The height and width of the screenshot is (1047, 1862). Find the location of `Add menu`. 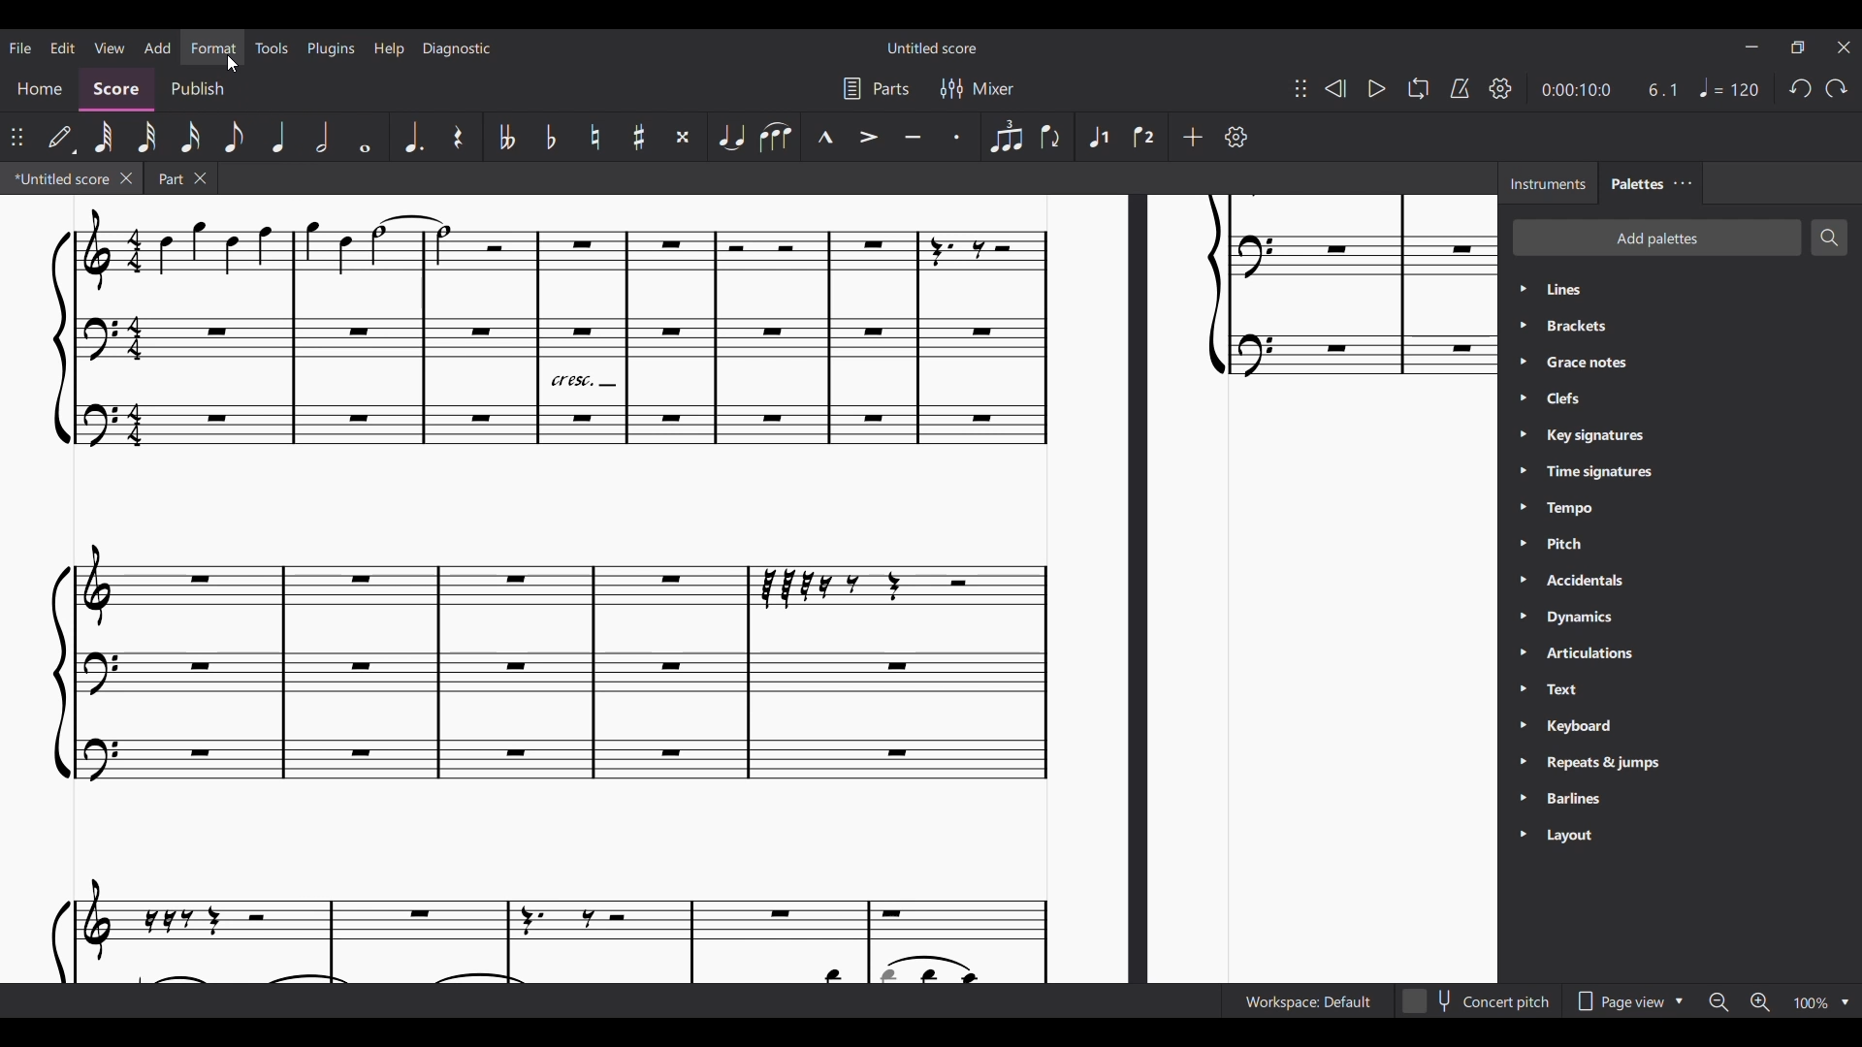

Add menu is located at coordinates (158, 47).